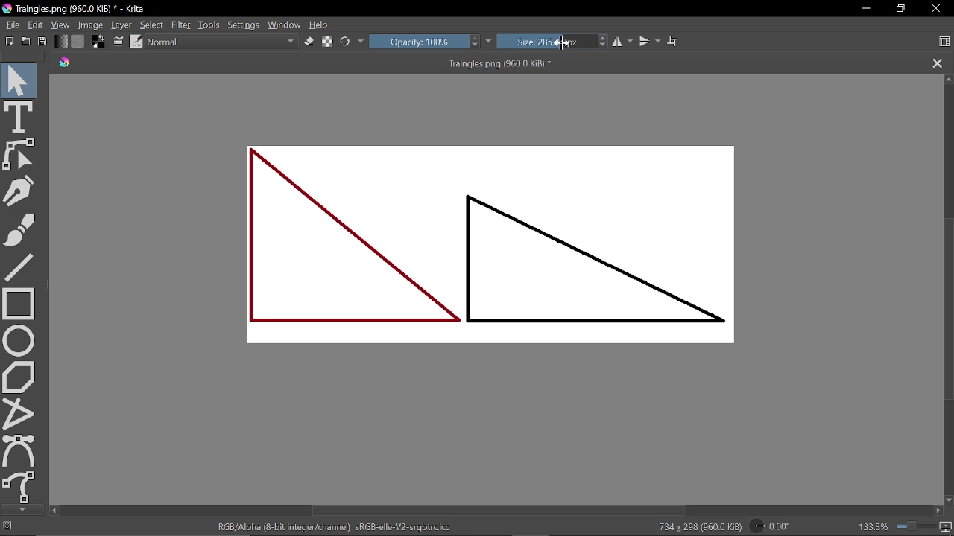 This screenshot has height=536, width=954. Describe the element at coordinates (61, 42) in the screenshot. I see `Fill gradient` at that location.